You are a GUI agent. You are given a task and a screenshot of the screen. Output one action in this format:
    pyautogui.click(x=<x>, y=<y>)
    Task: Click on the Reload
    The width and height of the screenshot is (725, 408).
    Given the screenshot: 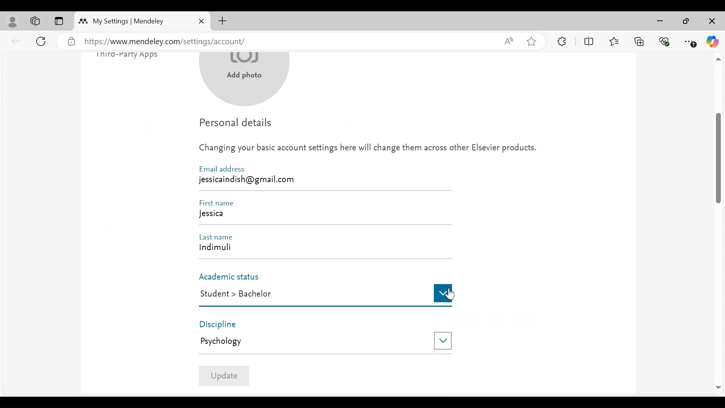 What is the action you would take?
    pyautogui.click(x=42, y=40)
    